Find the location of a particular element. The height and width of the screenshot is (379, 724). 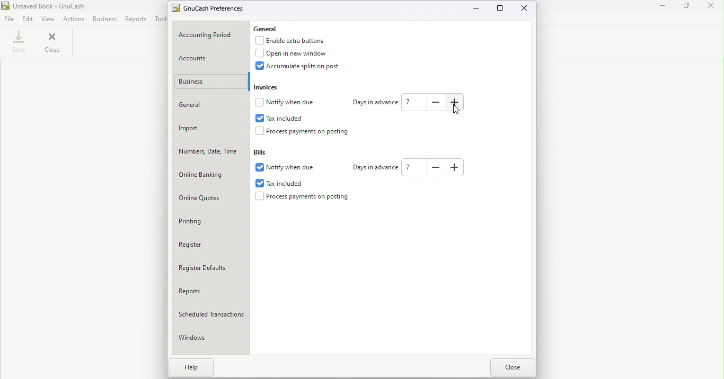

Bills is located at coordinates (263, 151).